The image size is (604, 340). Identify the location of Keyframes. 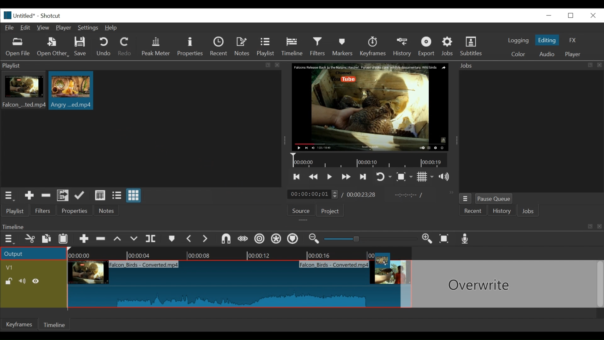
(20, 324).